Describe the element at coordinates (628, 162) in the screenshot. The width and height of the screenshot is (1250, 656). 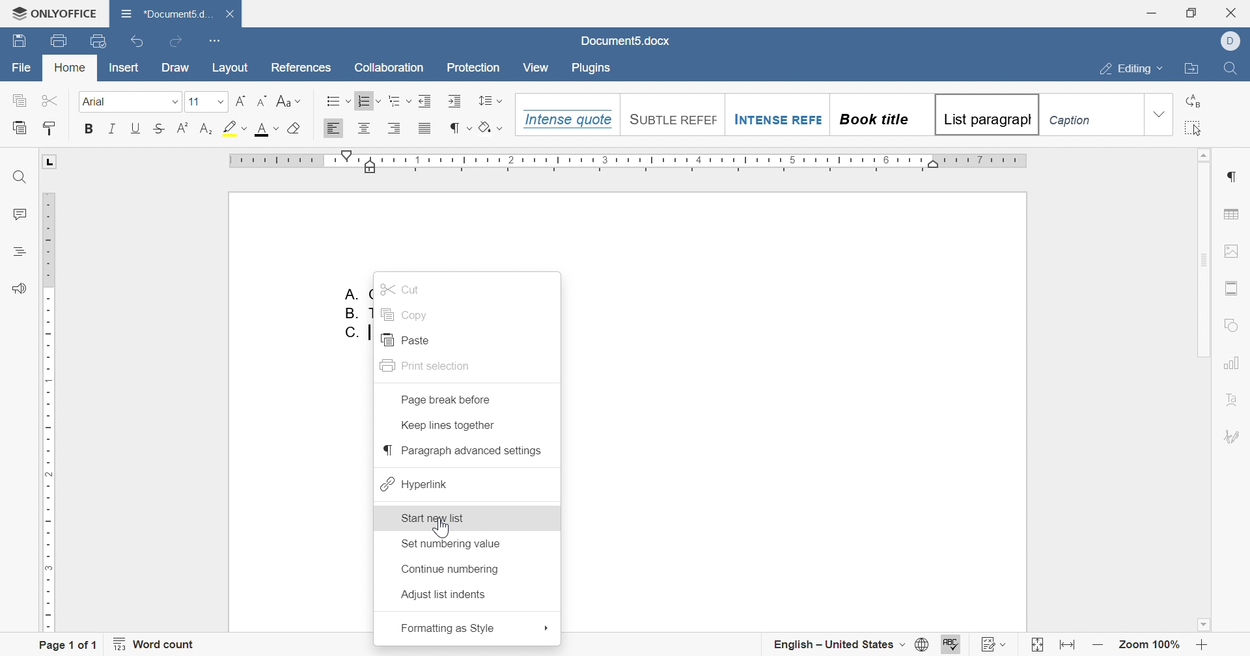
I see `ruler` at that location.